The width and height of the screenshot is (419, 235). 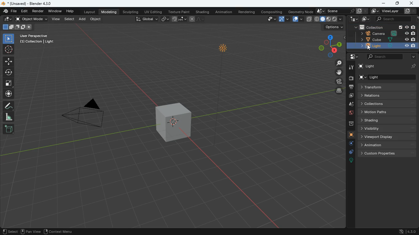 I want to click on motion paths, so click(x=388, y=112).